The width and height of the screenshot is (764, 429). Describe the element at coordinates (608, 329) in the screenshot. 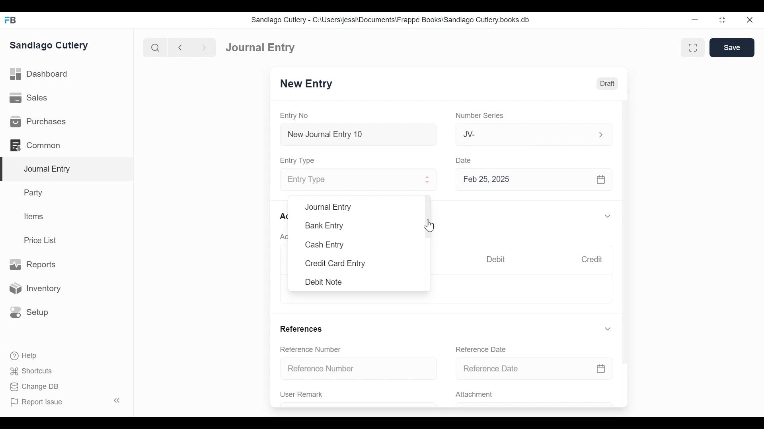

I see `Expand` at that location.